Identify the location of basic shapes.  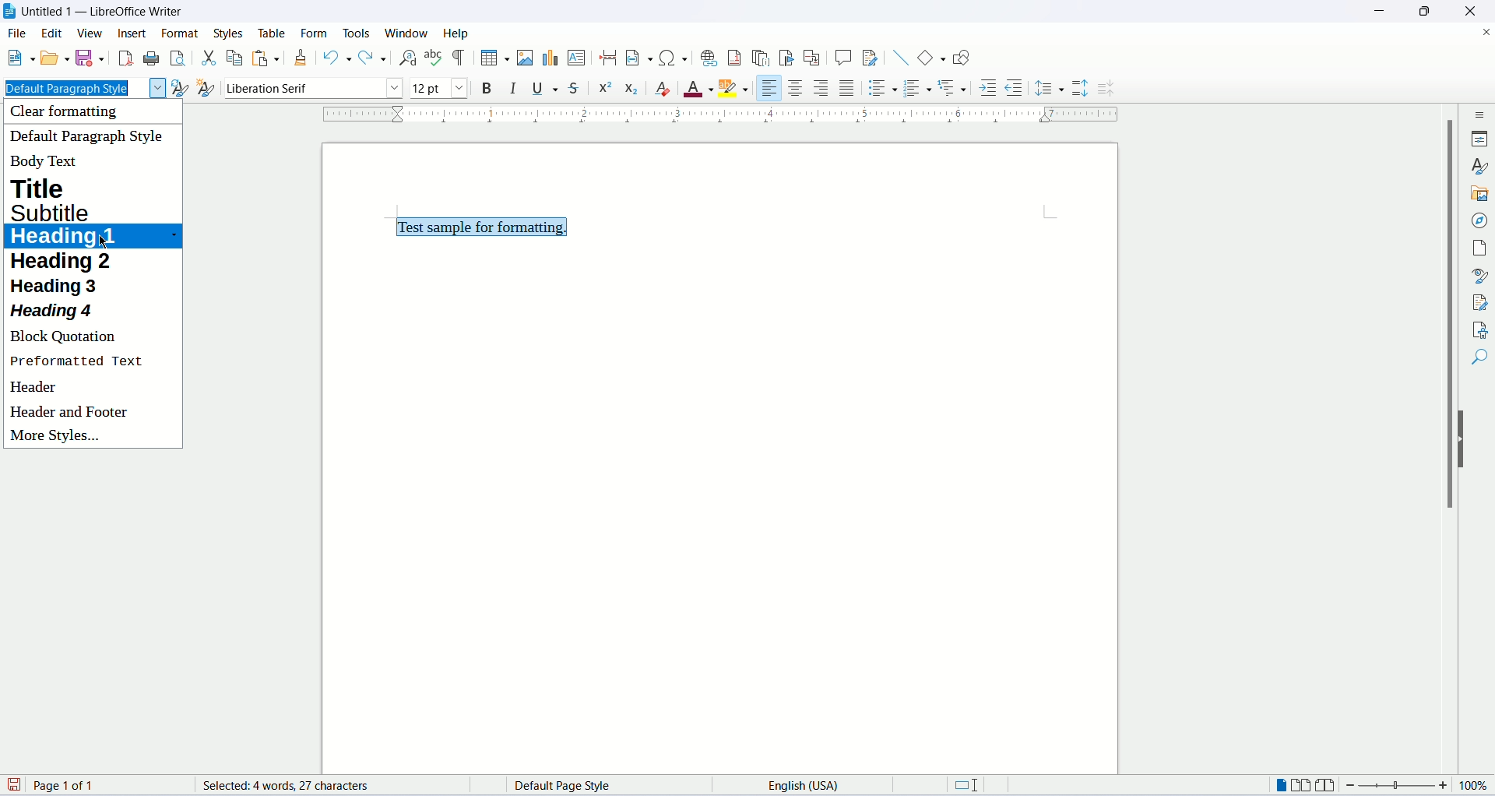
(928, 57).